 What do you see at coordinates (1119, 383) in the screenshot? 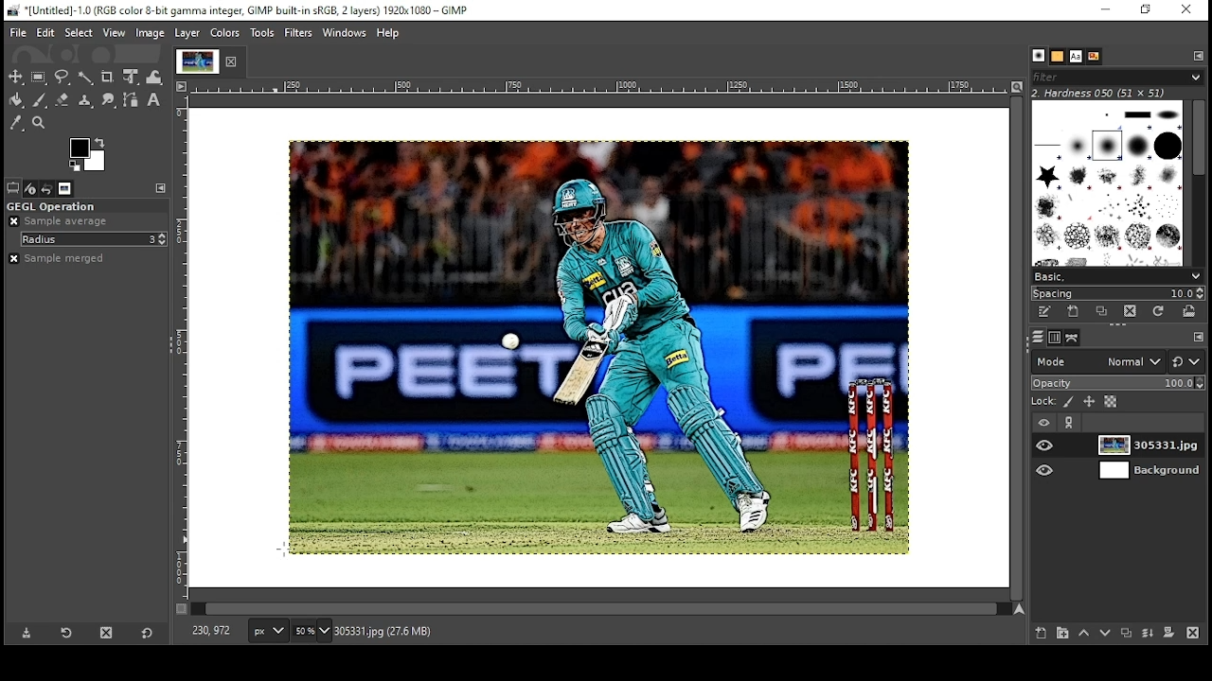
I see `opacity` at bounding box center [1119, 383].